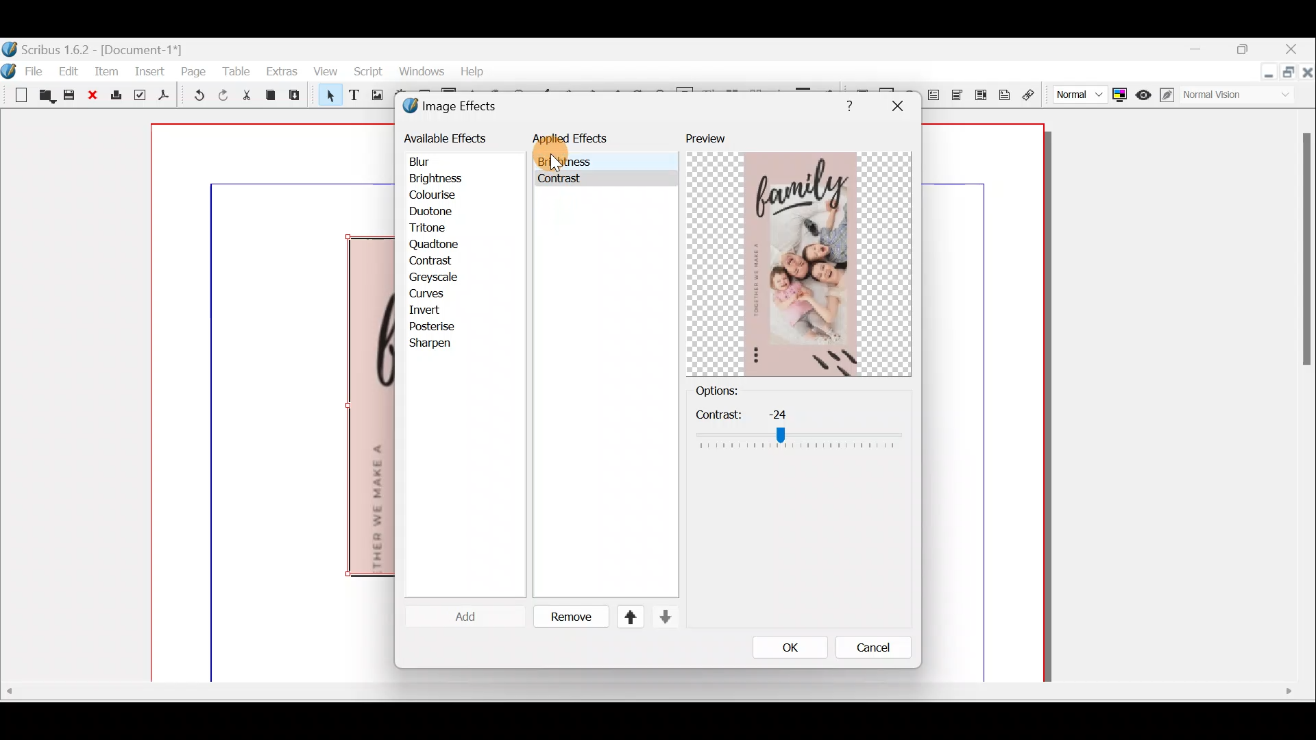 This screenshot has height=740, width=1316. I want to click on , so click(646, 690).